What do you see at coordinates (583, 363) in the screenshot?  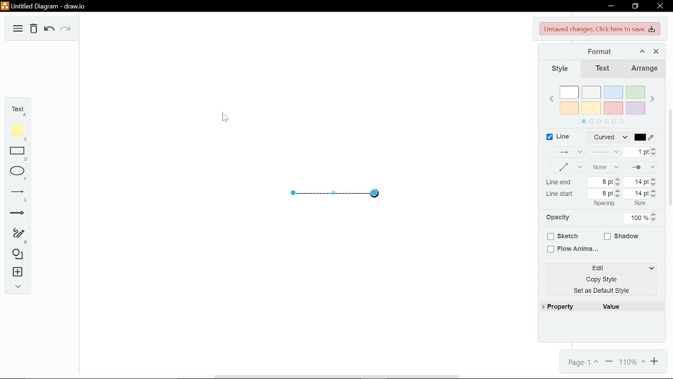 I see `Page 1` at bounding box center [583, 363].